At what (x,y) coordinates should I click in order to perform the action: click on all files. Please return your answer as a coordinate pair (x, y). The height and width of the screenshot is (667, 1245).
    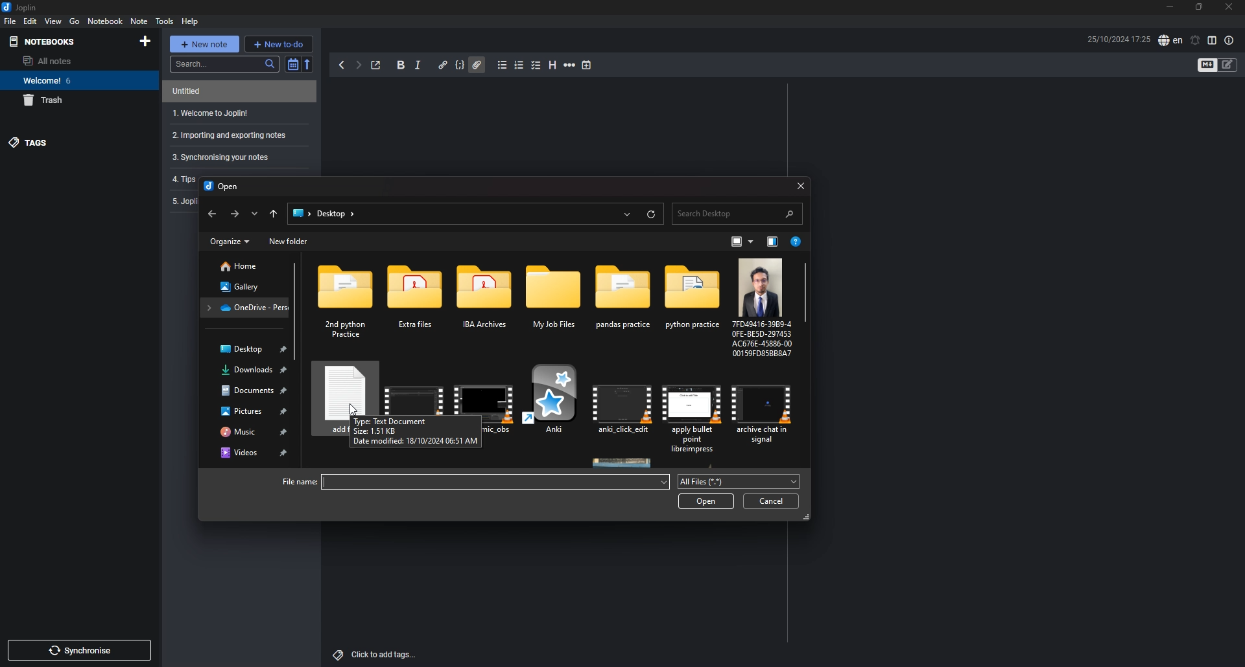
    Looking at the image, I should click on (737, 482).